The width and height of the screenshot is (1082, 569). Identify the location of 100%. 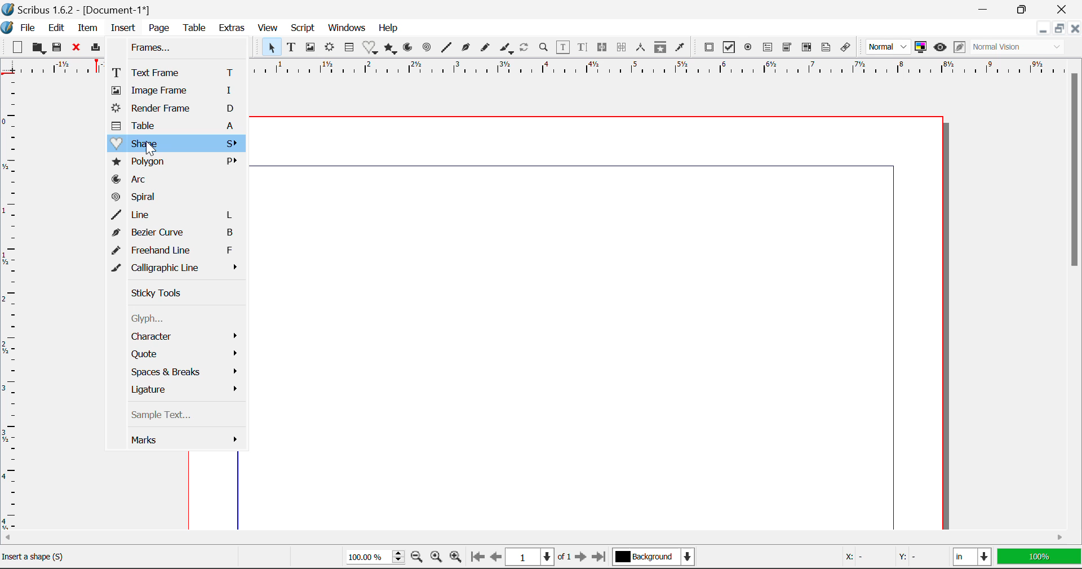
(372, 558).